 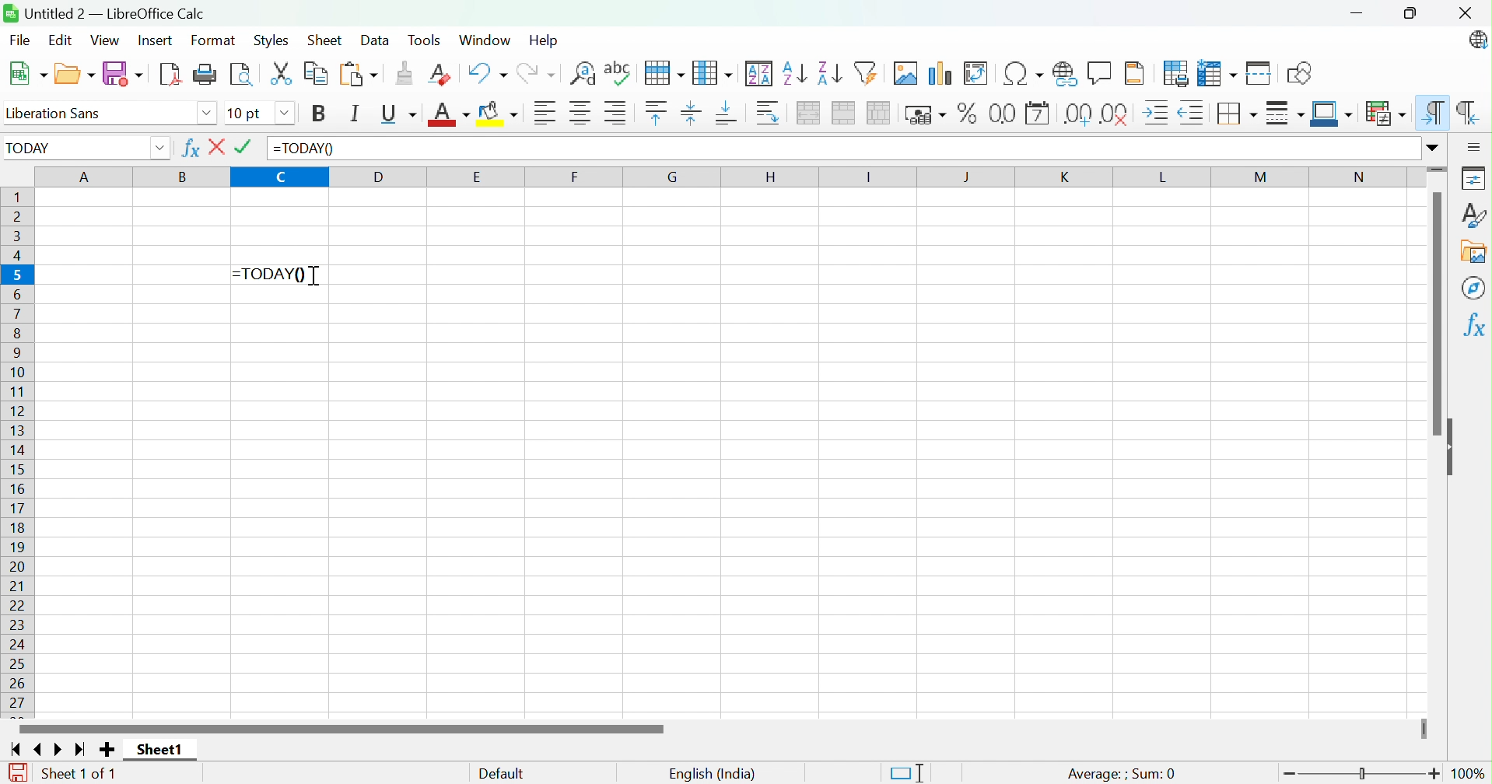 I want to click on Italic, so click(x=355, y=112).